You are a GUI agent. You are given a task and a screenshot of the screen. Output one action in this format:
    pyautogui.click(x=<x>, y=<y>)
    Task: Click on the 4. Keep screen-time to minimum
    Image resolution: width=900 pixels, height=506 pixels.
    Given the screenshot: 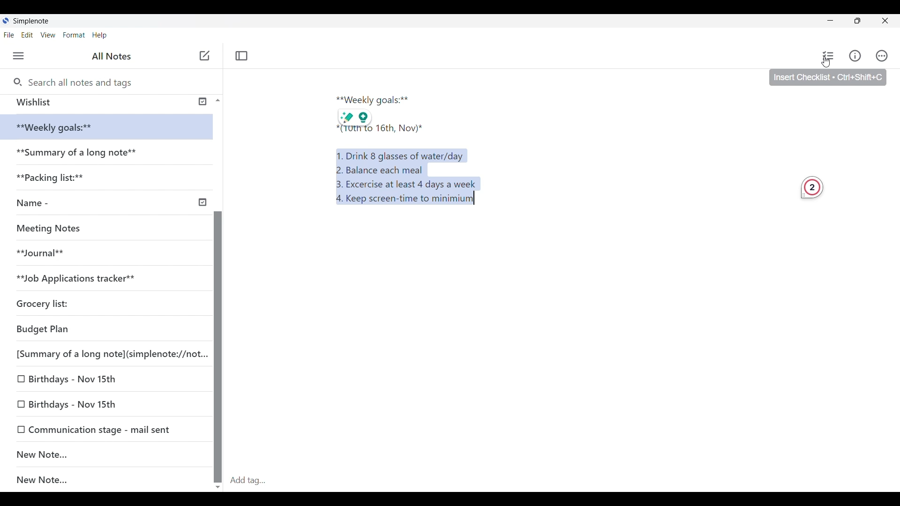 What is the action you would take?
    pyautogui.click(x=403, y=201)
    